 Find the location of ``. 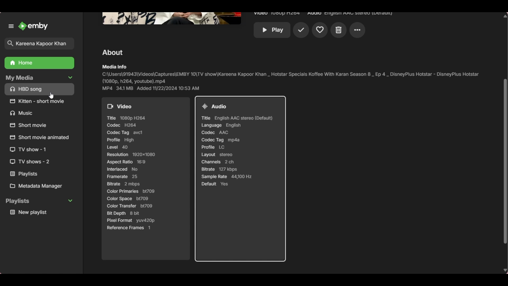

 is located at coordinates (67, 102).